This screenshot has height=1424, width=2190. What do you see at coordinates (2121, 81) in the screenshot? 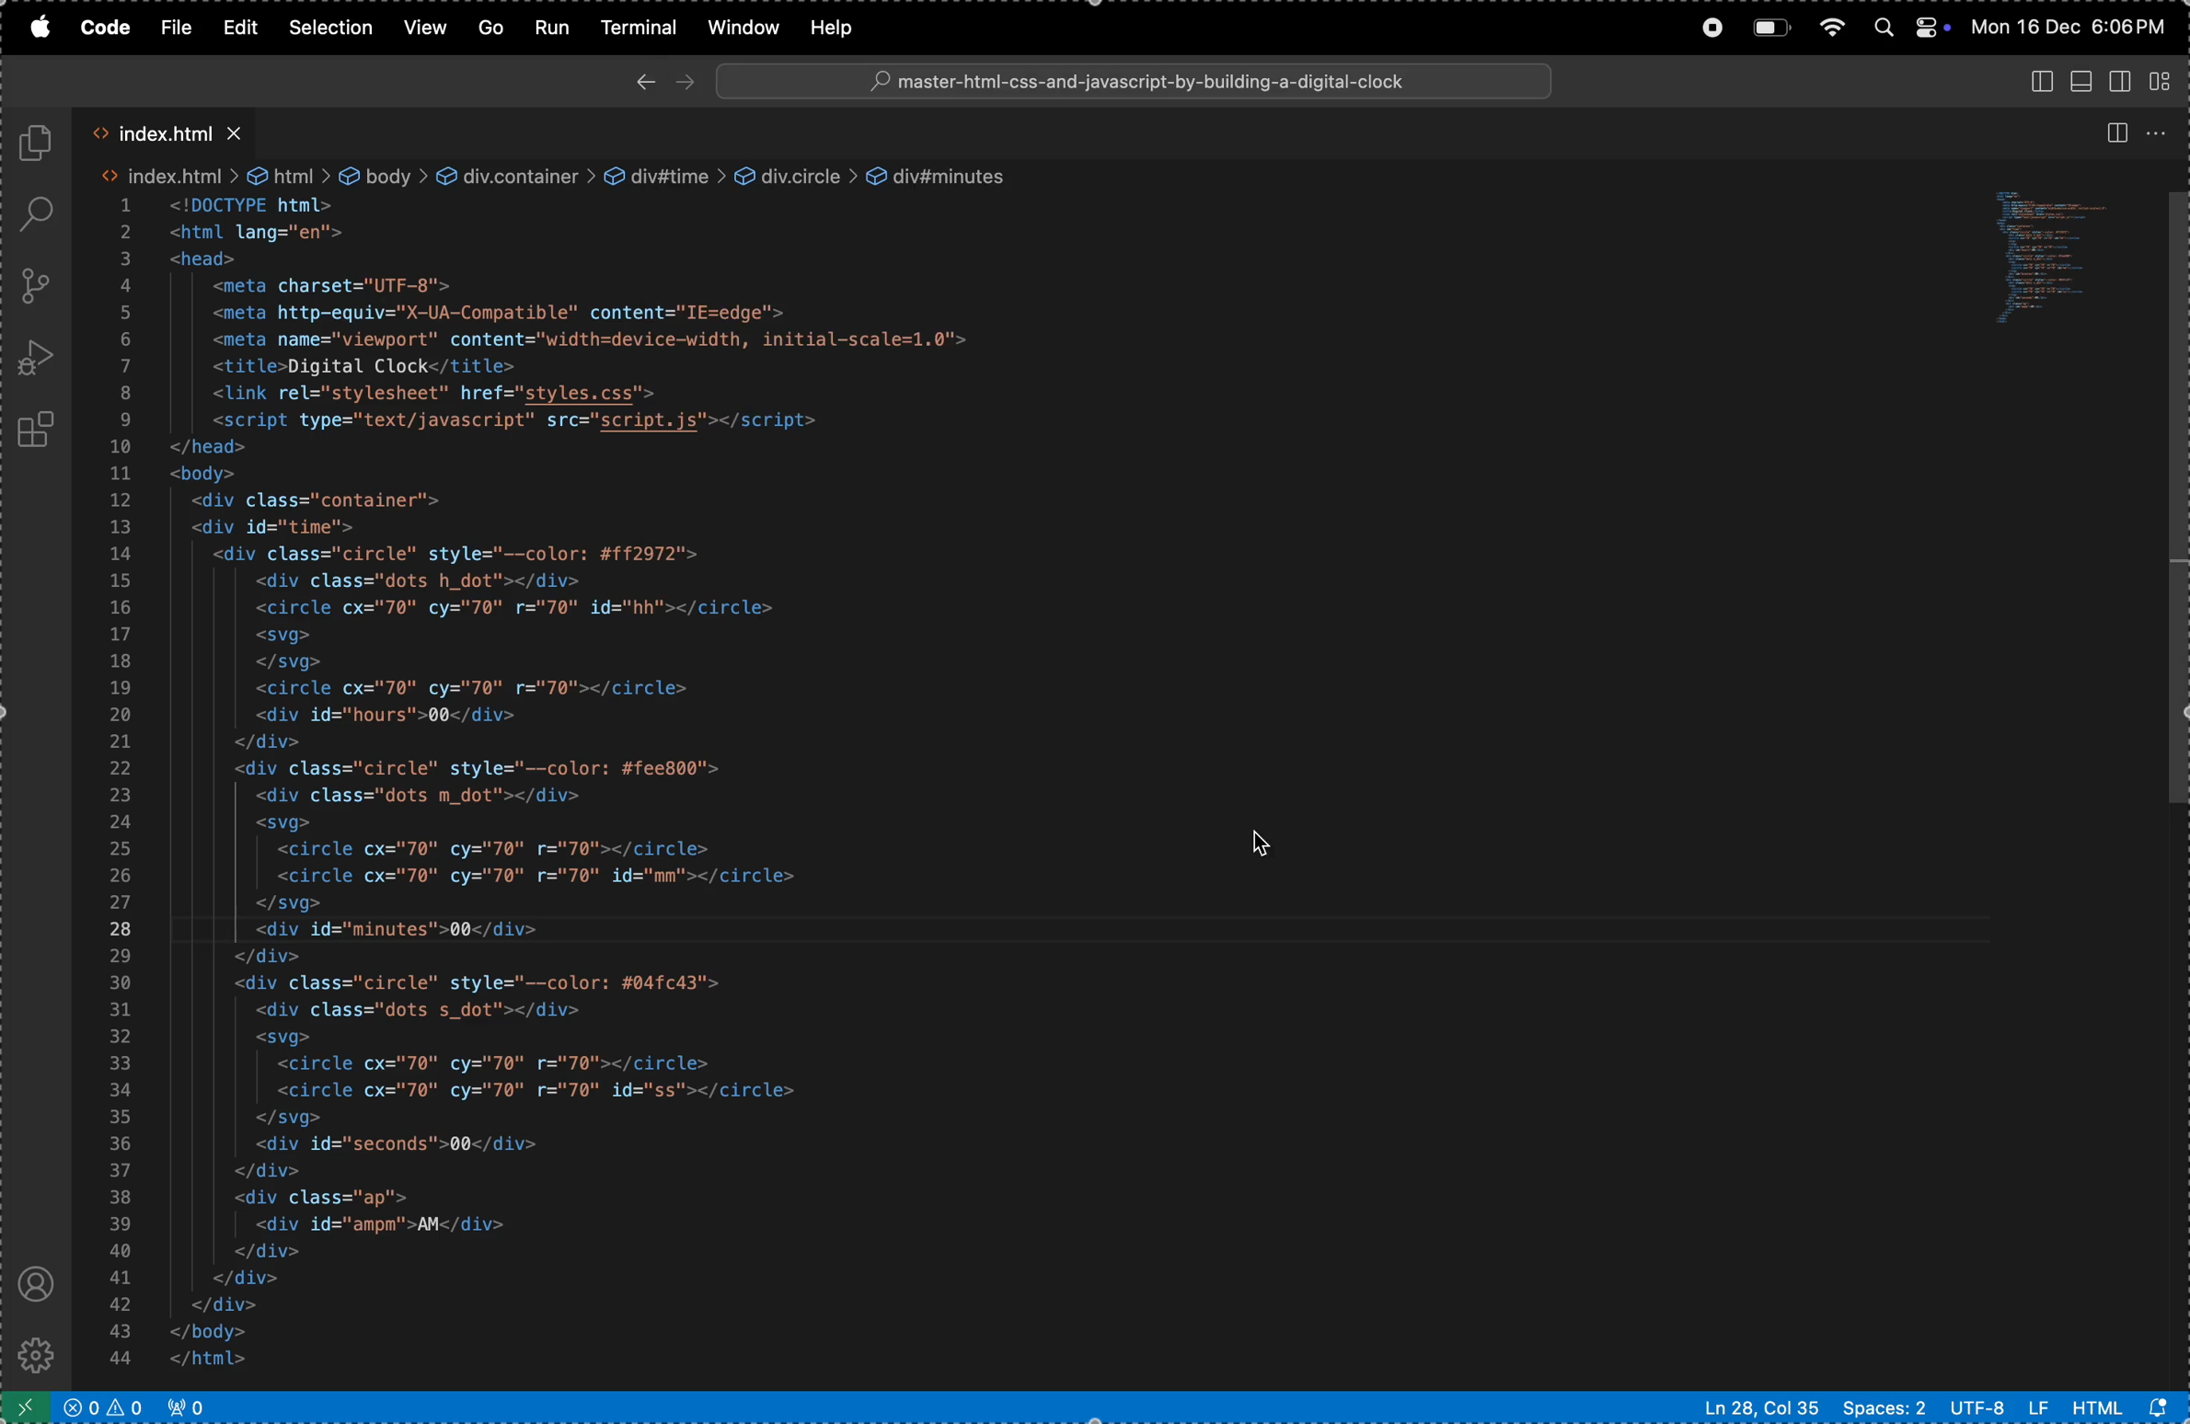
I see `toggle secondary panel` at bounding box center [2121, 81].